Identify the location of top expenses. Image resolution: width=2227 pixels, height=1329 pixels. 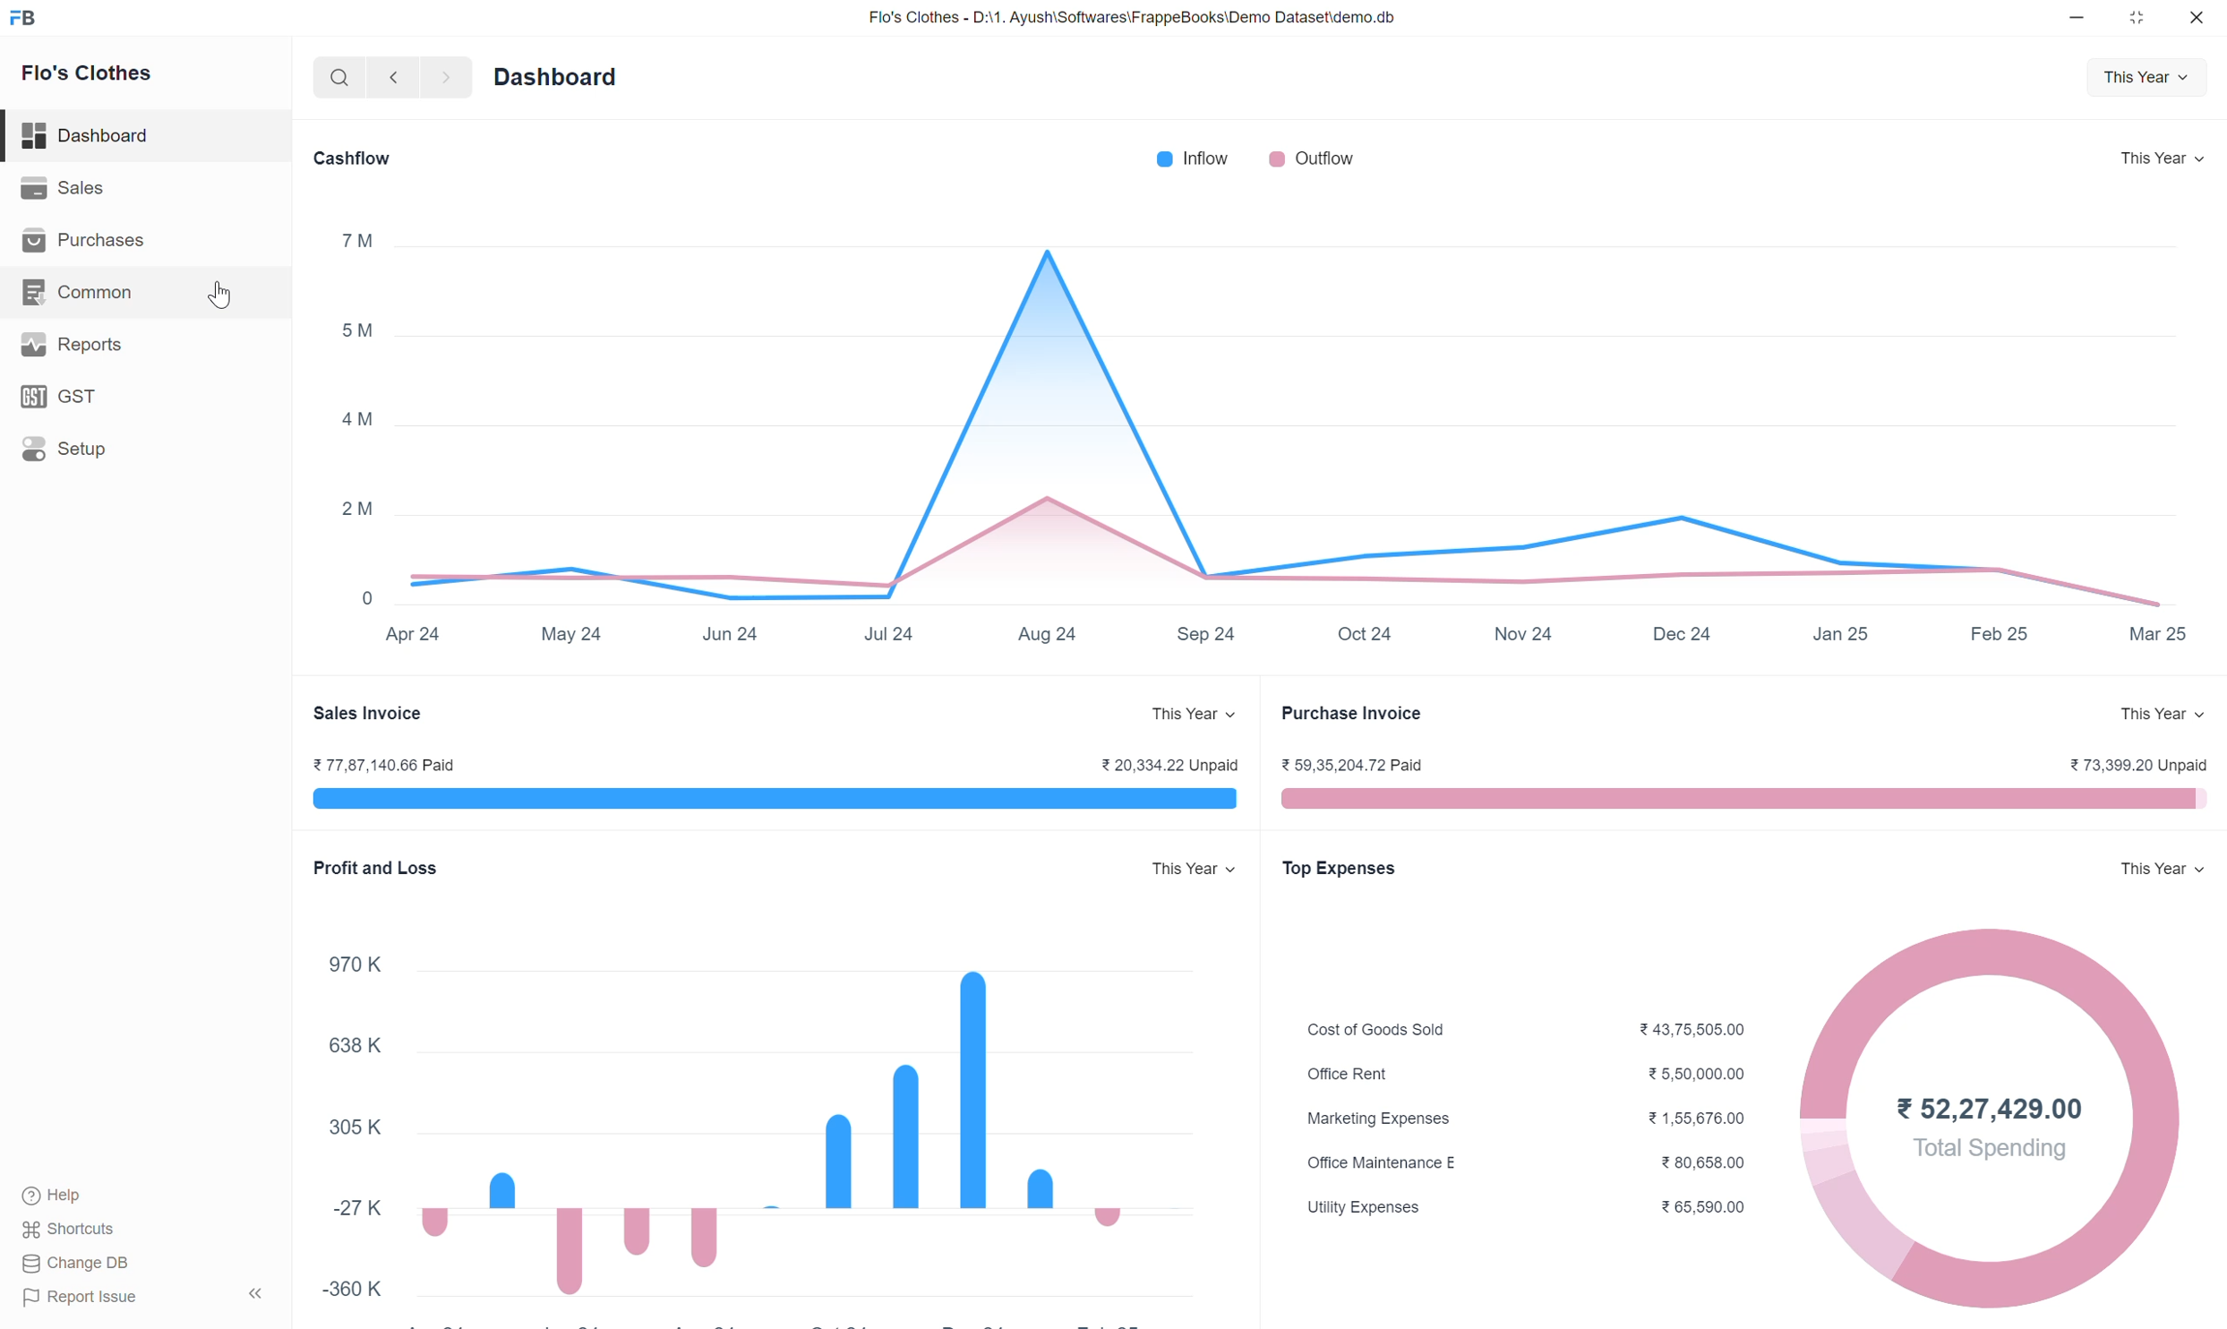
(1346, 870).